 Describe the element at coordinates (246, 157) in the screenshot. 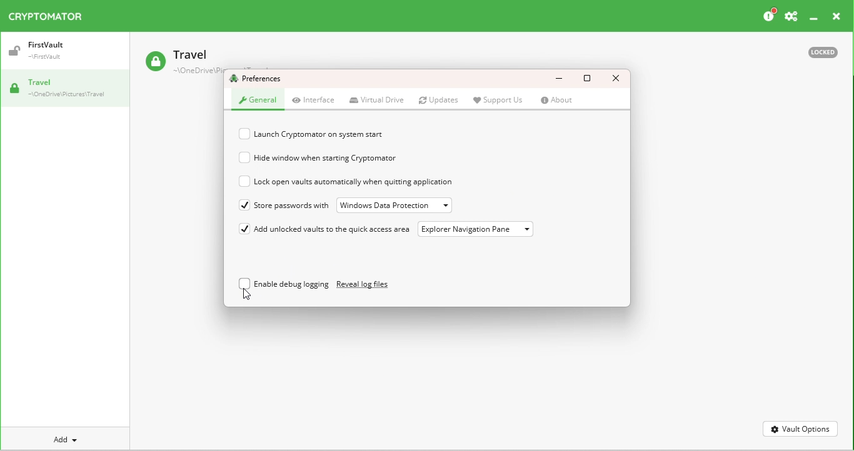

I see `Checkbox` at that location.